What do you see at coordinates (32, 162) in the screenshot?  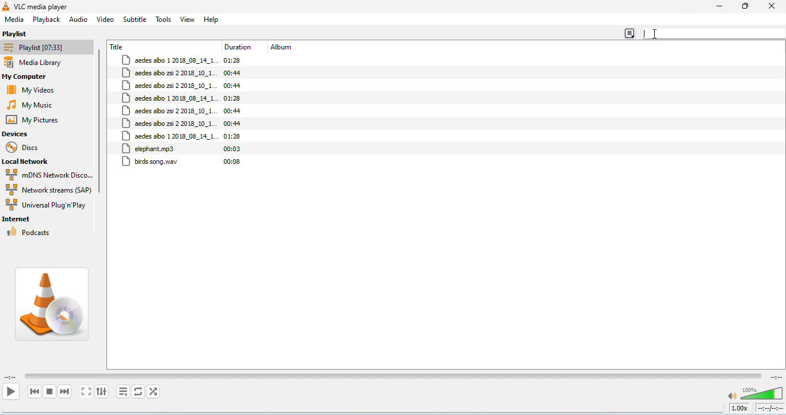 I see `local network` at bounding box center [32, 162].